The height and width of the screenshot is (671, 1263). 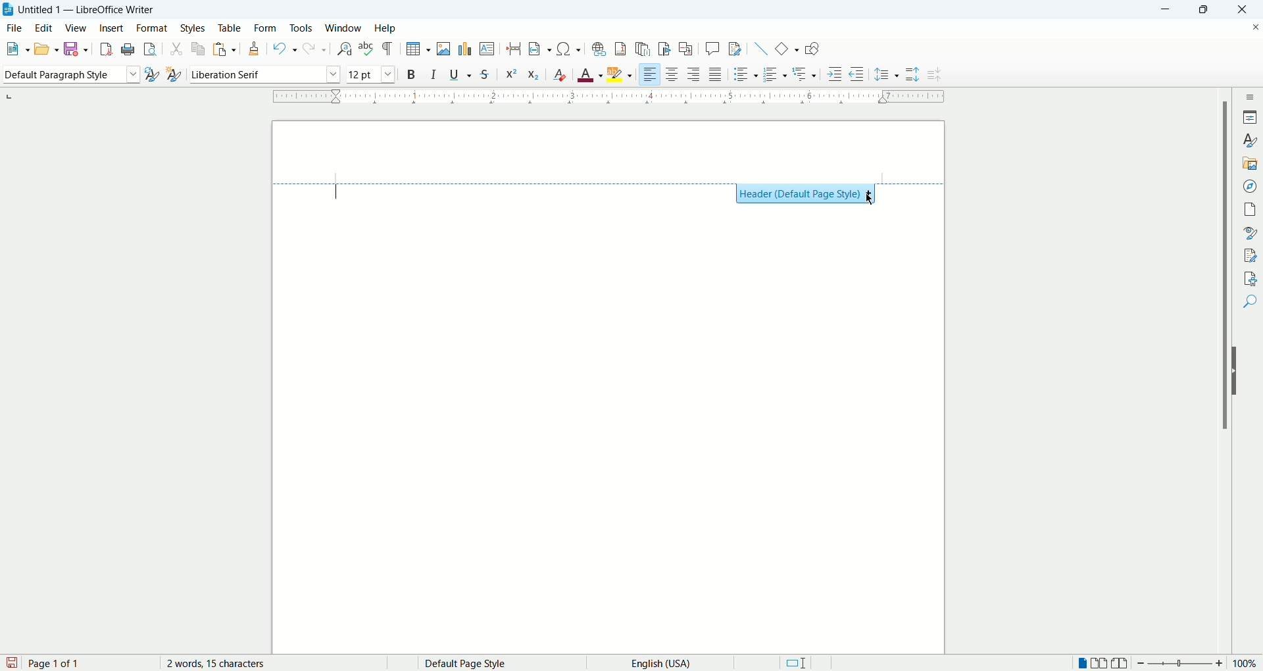 I want to click on single page view, so click(x=1080, y=662).